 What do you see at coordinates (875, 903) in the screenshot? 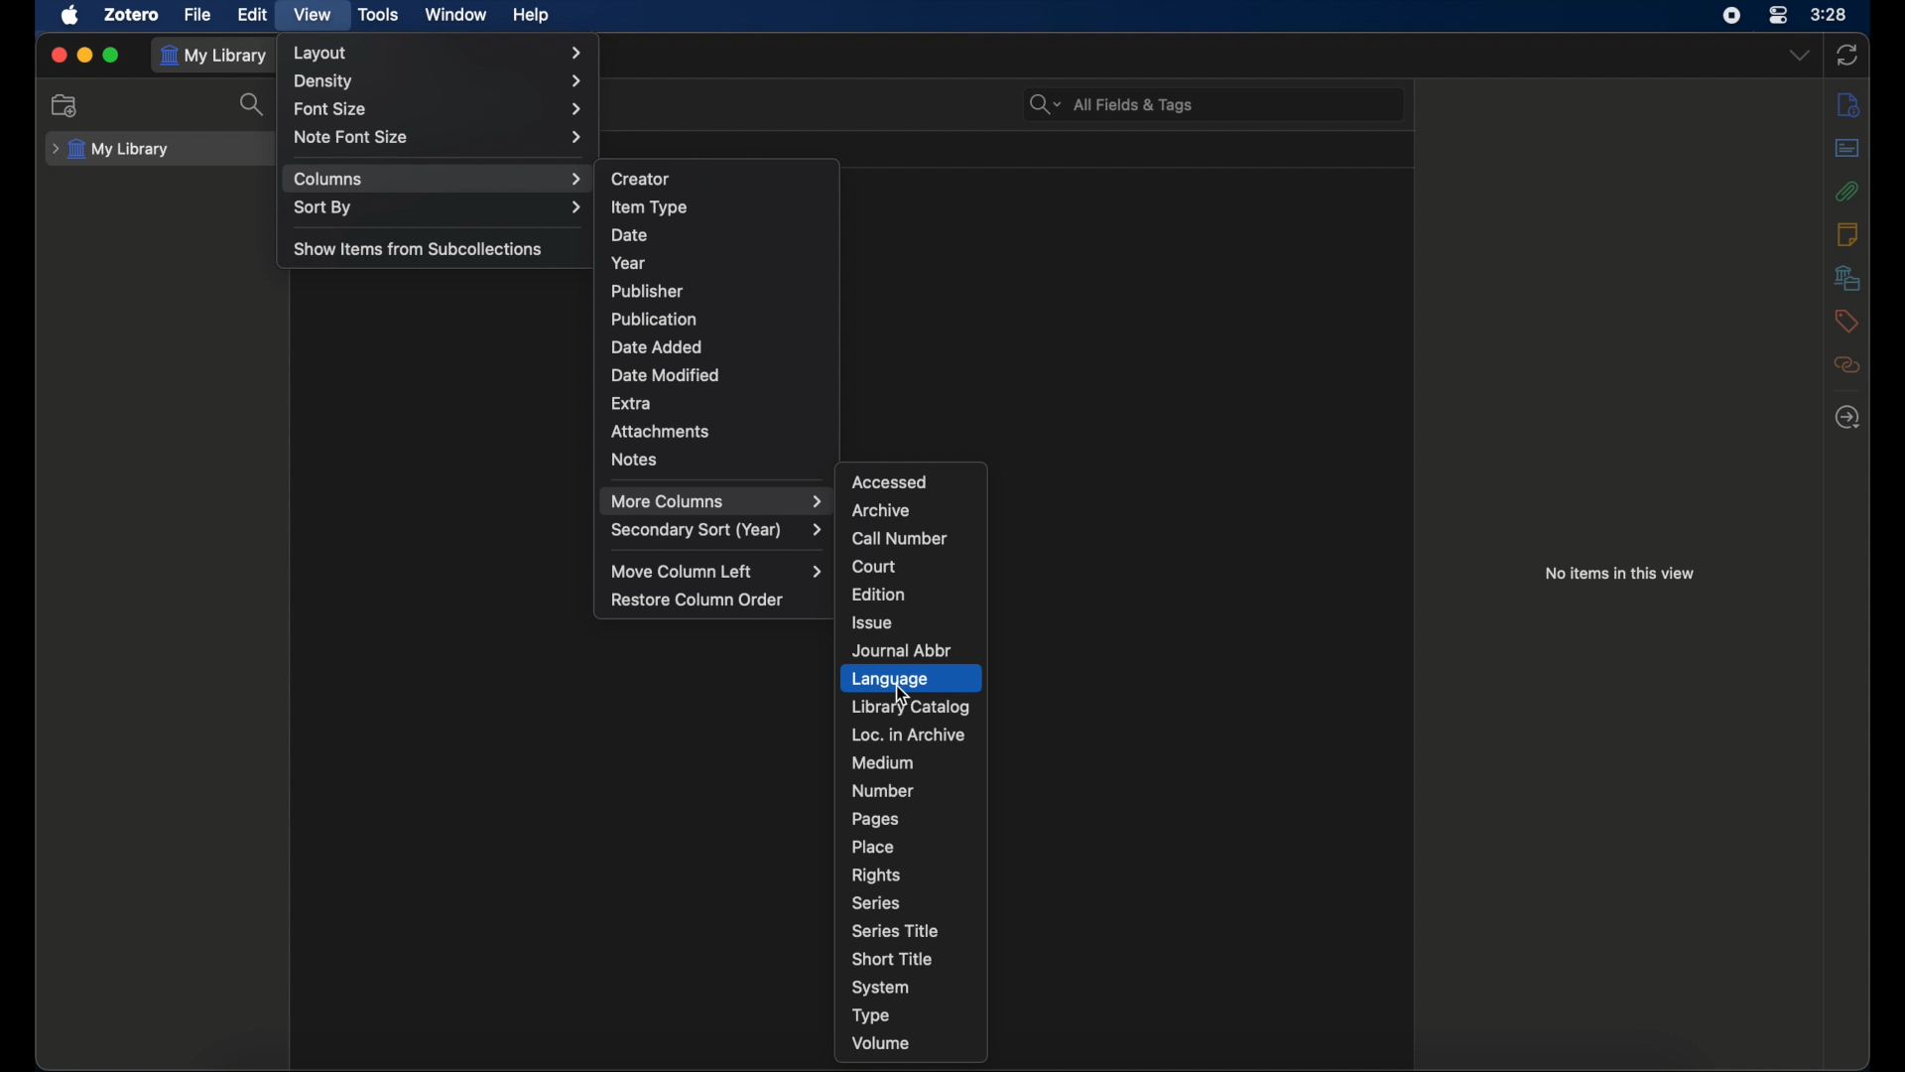
I see `series` at bounding box center [875, 903].